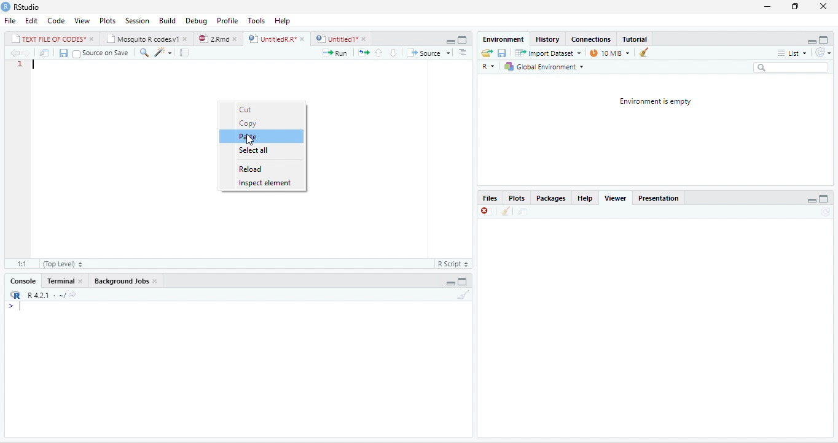 The width and height of the screenshot is (838, 443). What do you see at coordinates (62, 52) in the screenshot?
I see `save` at bounding box center [62, 52].